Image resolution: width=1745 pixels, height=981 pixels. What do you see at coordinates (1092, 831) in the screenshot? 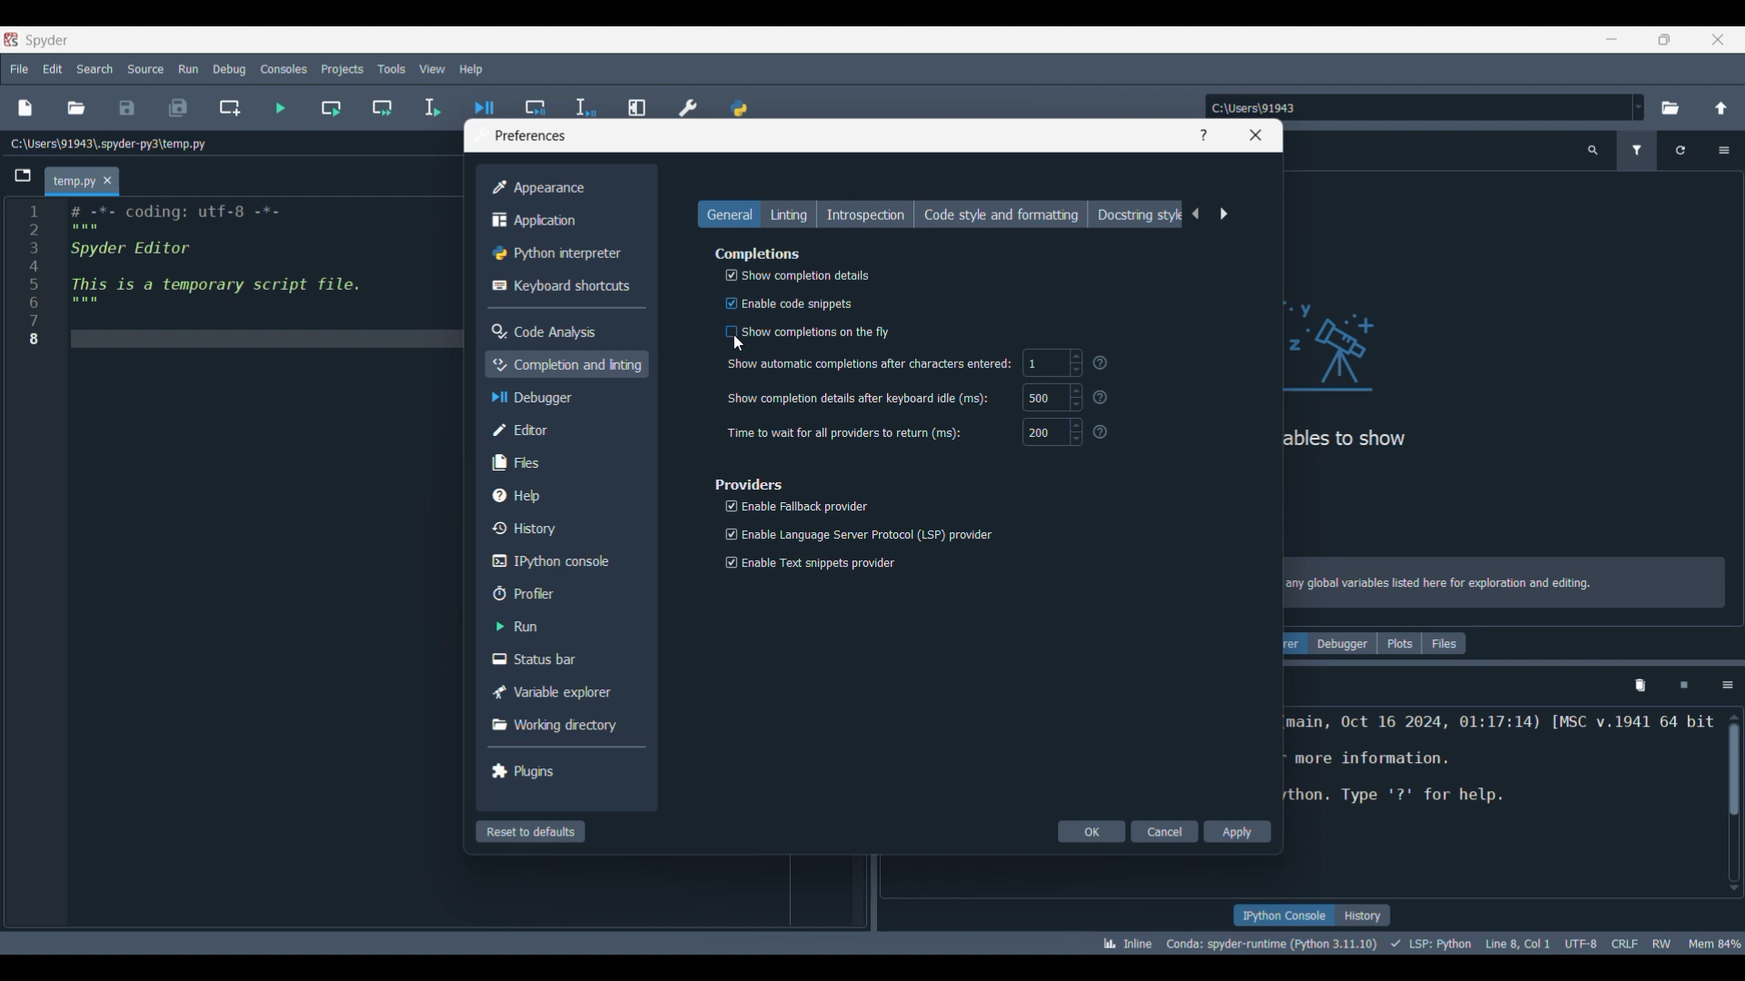
I see `OK` at bounding box center [1092, 831].